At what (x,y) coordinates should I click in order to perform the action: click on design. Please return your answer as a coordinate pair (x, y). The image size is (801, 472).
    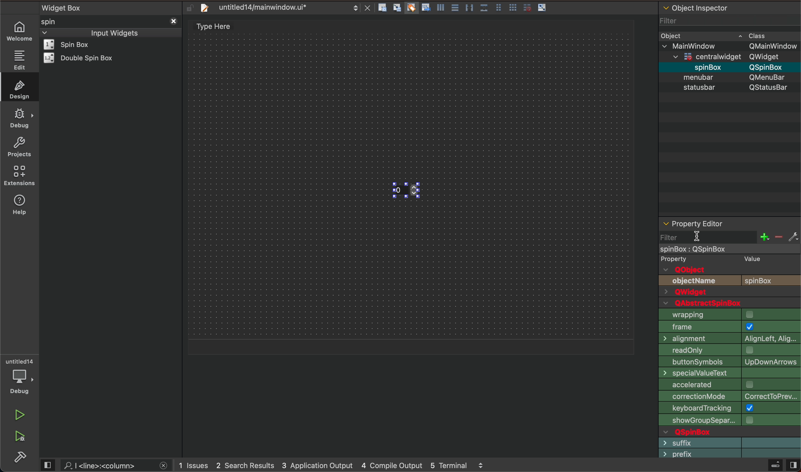
    Looking at the image, I should click on (18, 88).